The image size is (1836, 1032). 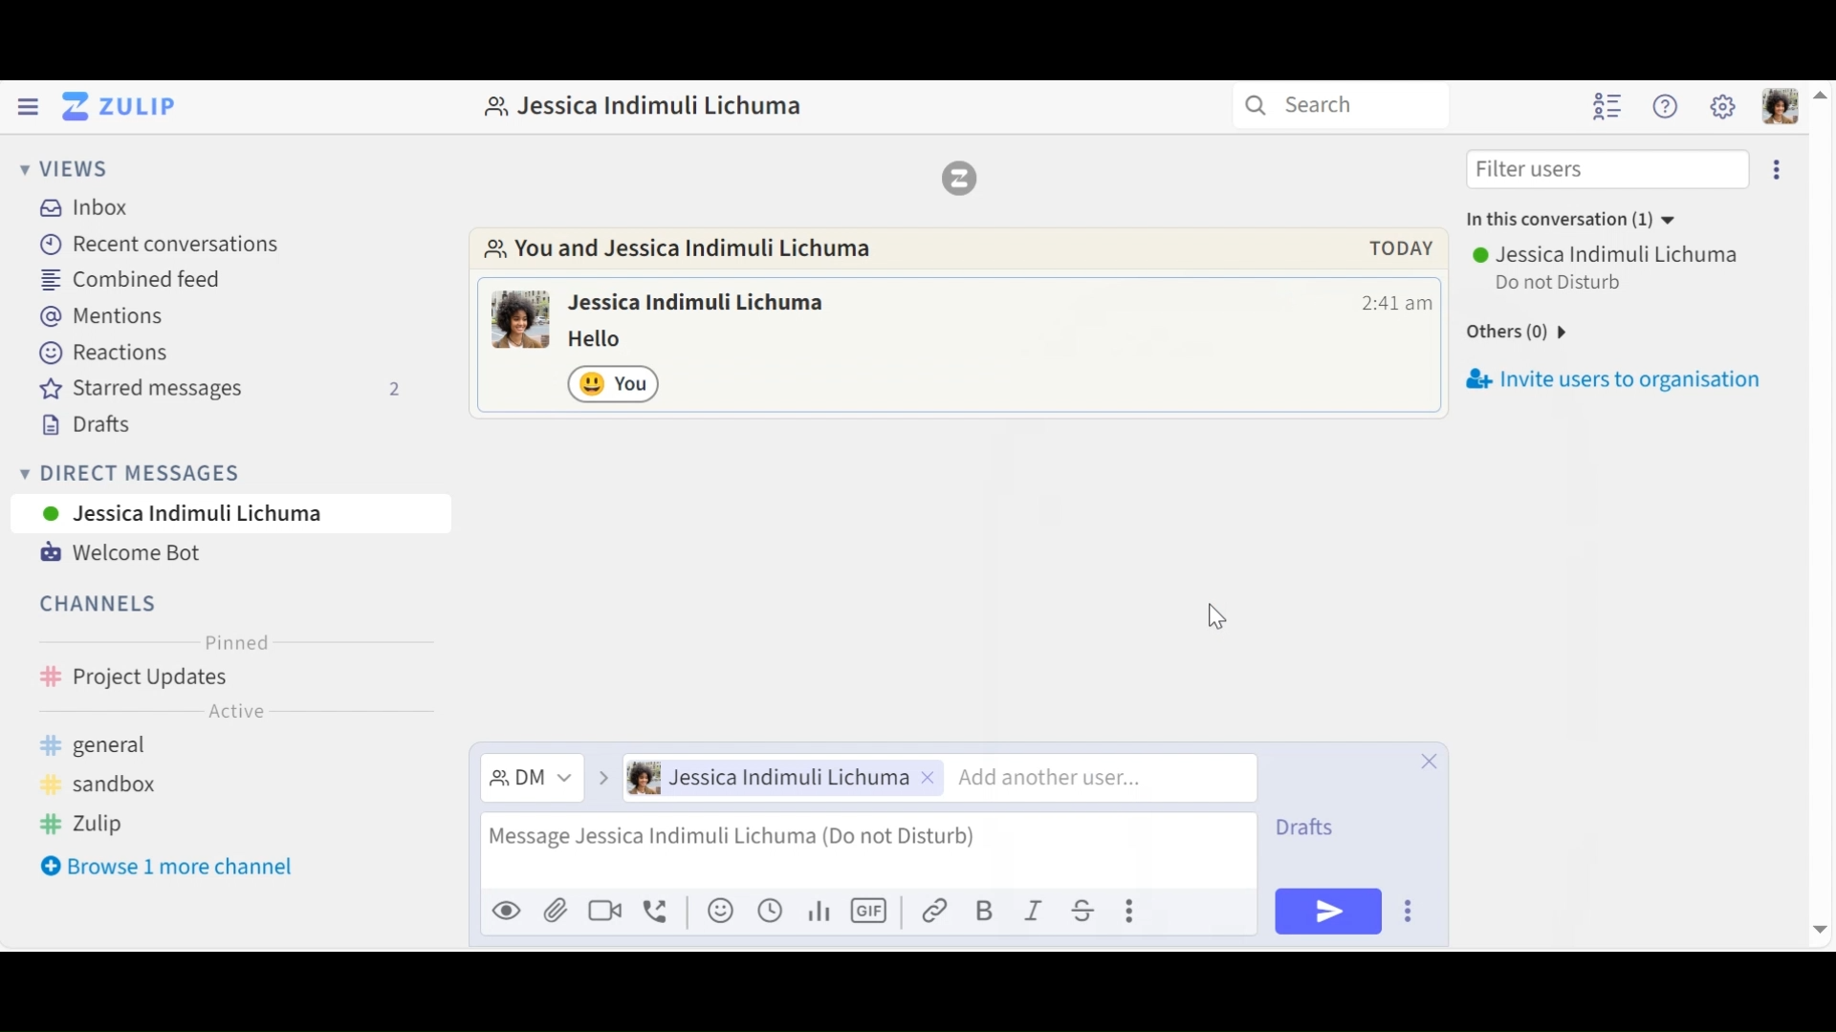 What do you see at coordinates (100, 606) in the screenshot?
I see `Channels` at bounding box center [100, 606].